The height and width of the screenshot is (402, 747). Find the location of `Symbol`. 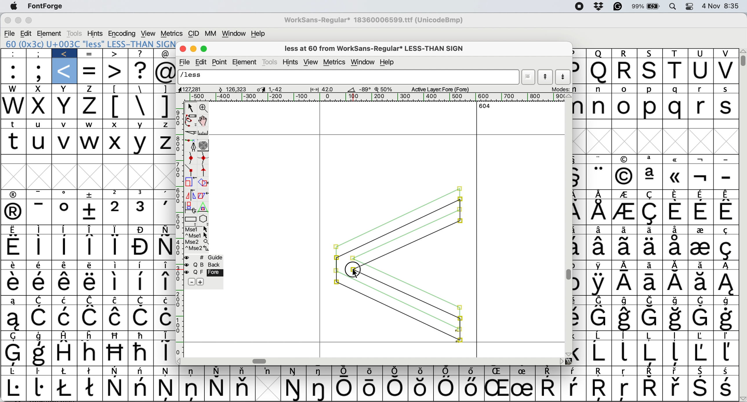

Symbol is located at coordinates (580, 318).